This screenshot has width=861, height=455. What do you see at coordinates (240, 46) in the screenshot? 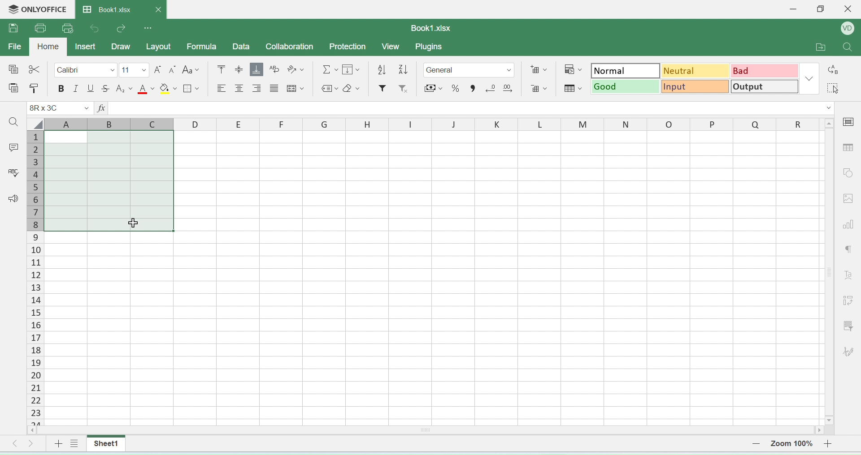
I see `data` at bounding box center [240, 46].